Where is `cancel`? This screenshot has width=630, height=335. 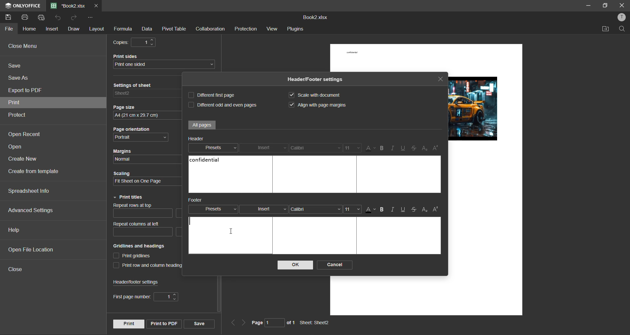
cancel is located at coordinates (334, 265).